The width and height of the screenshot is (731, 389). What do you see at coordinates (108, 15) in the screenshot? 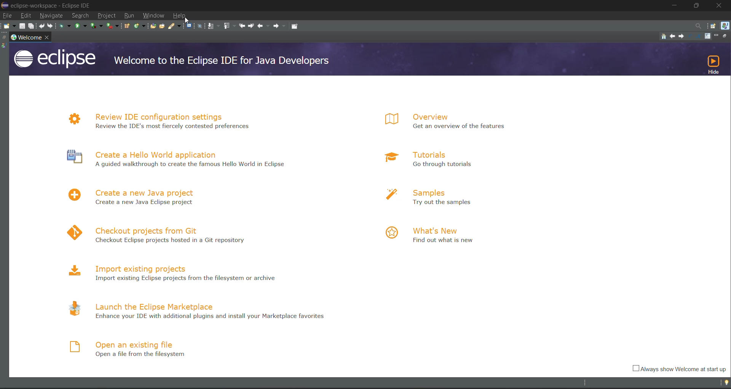
I see `project` at bounding box center [108, 15].